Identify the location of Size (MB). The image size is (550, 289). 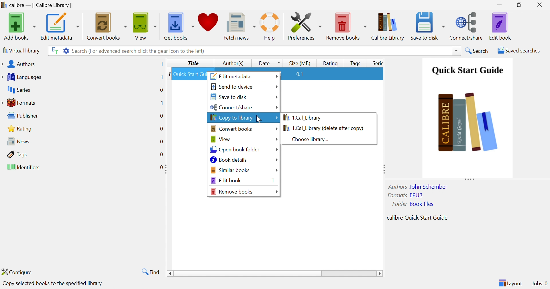
(299, 63).